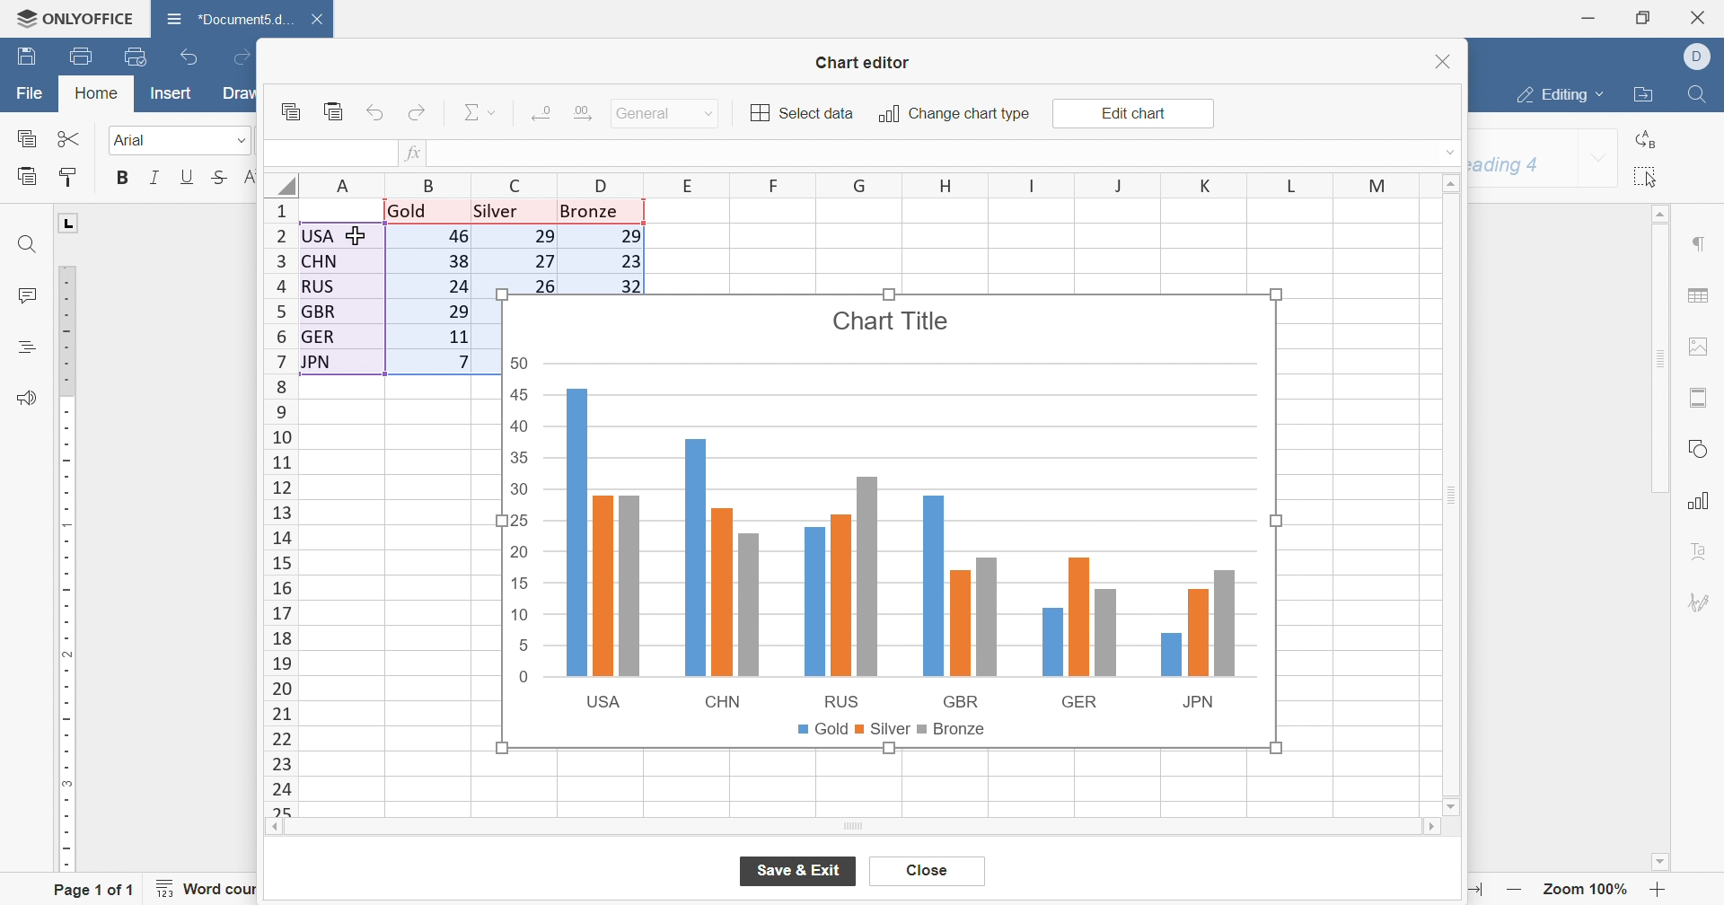 The image size is (1724, 905). I want to click on scroll bar, so click(1447, 496).